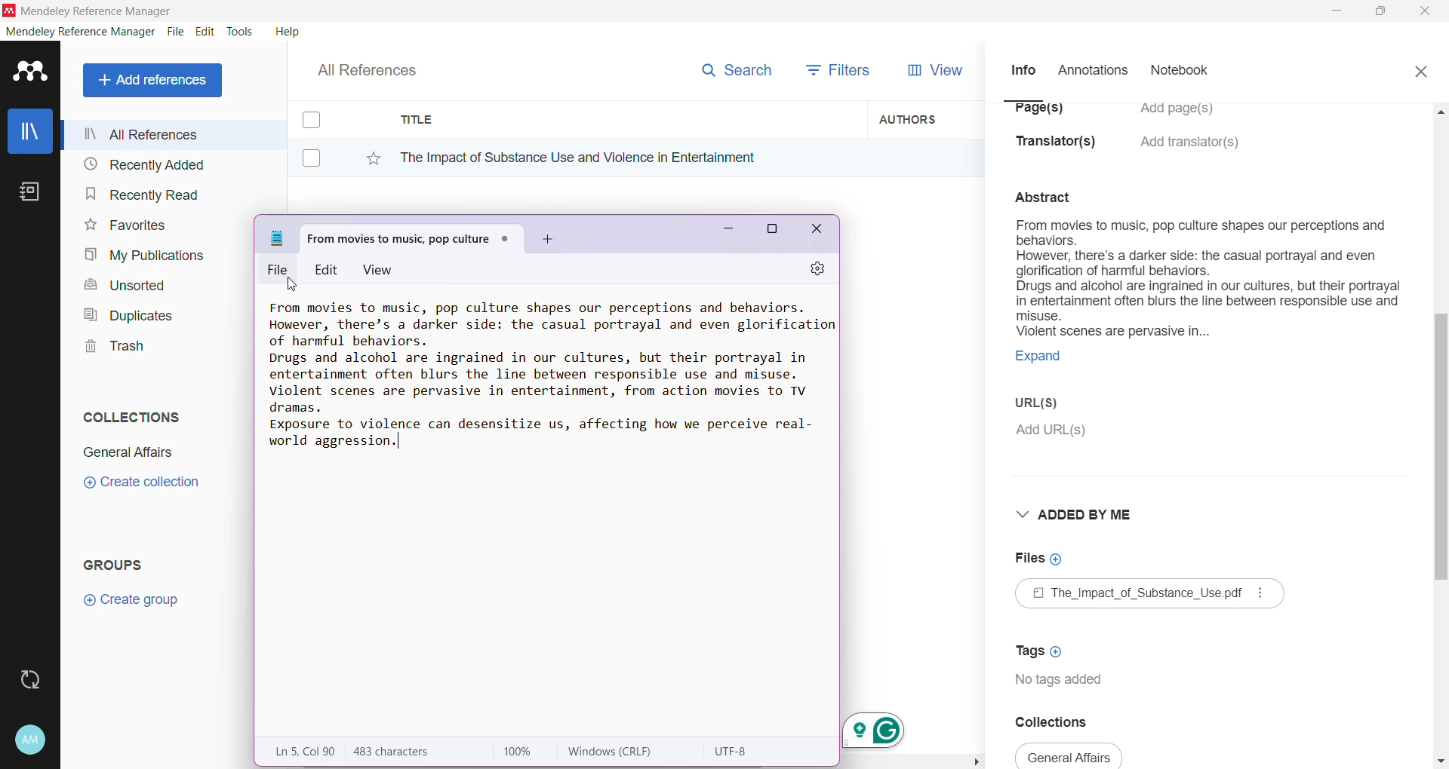 Image resolution: width=1449 pixels, height=769 pixels. I want to click on Line, Column of the pasted text area on the Notepad, so click(303, 751).